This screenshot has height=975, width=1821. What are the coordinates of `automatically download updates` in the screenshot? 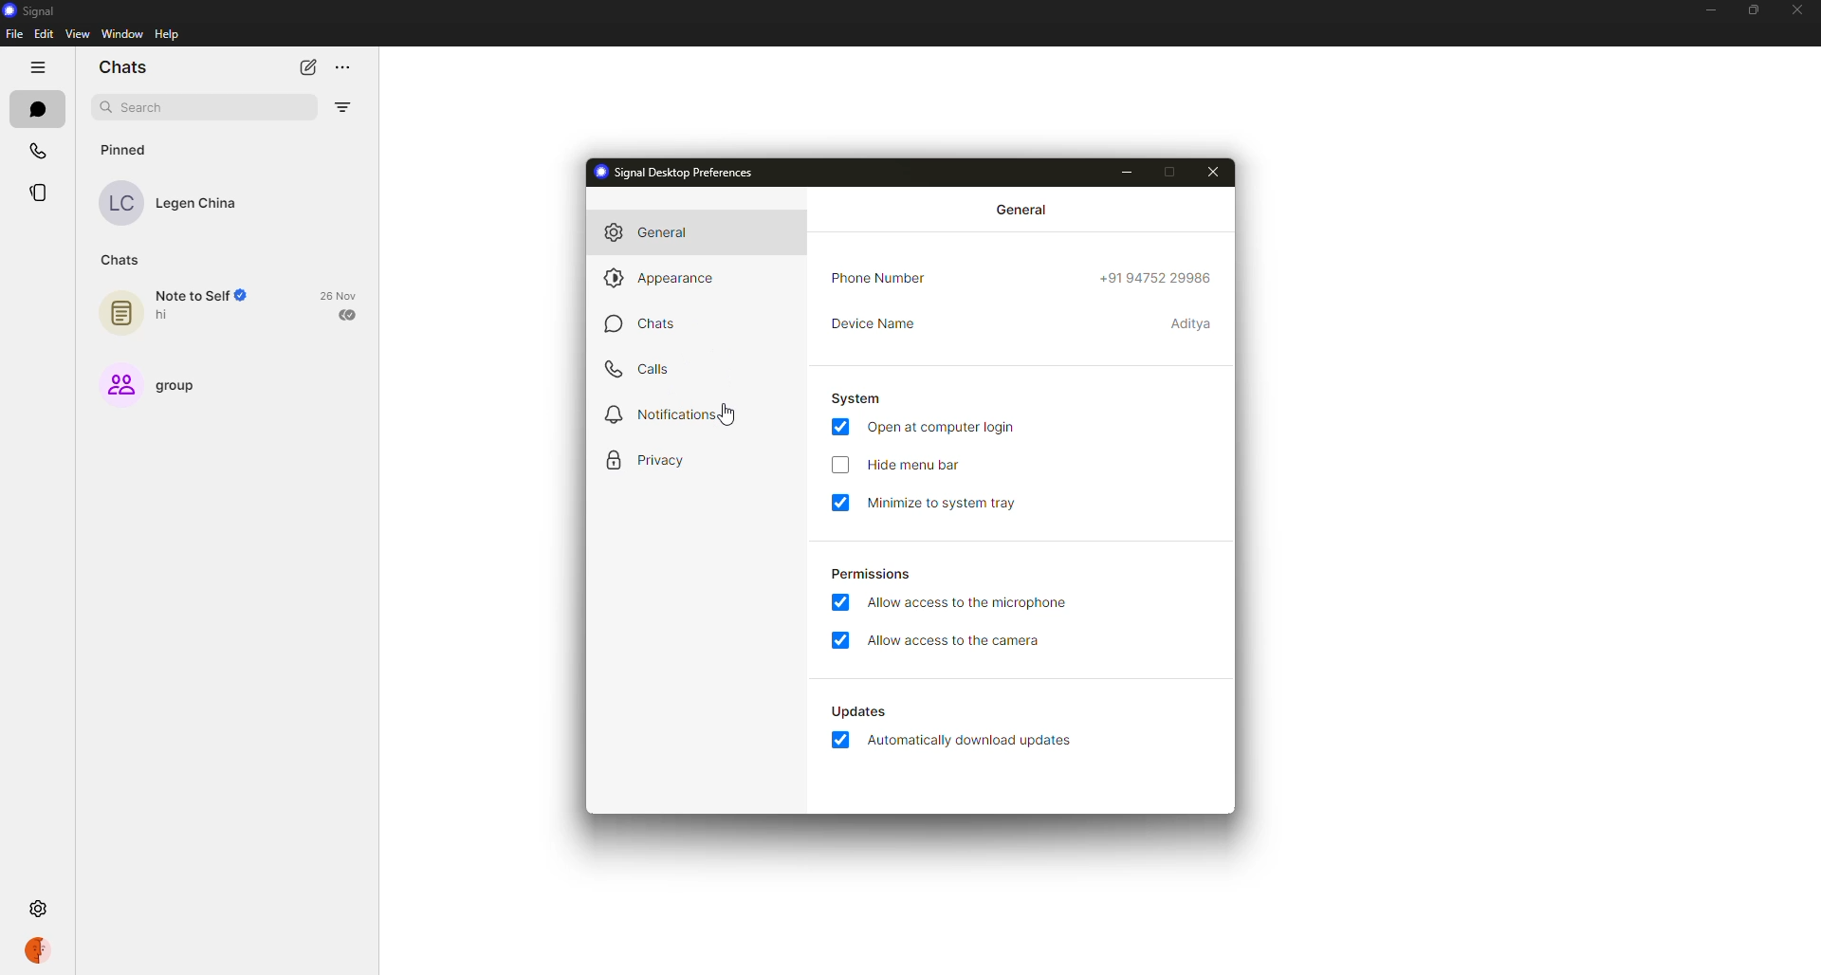 It's located at (860, 712).